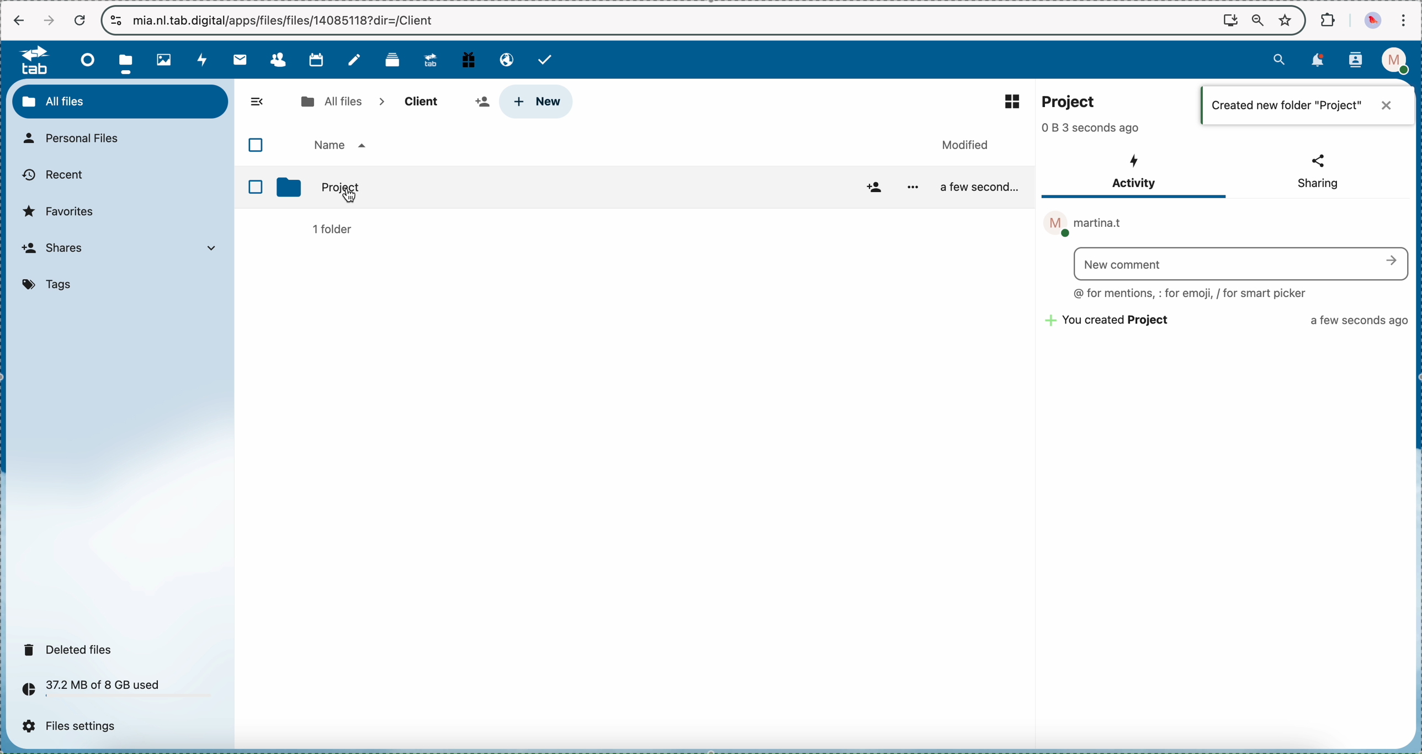 This screenshot has width=1422, height=754. Describe the element at coordinates (1315, 61) in the screenshot. I see `notifications` at that location.